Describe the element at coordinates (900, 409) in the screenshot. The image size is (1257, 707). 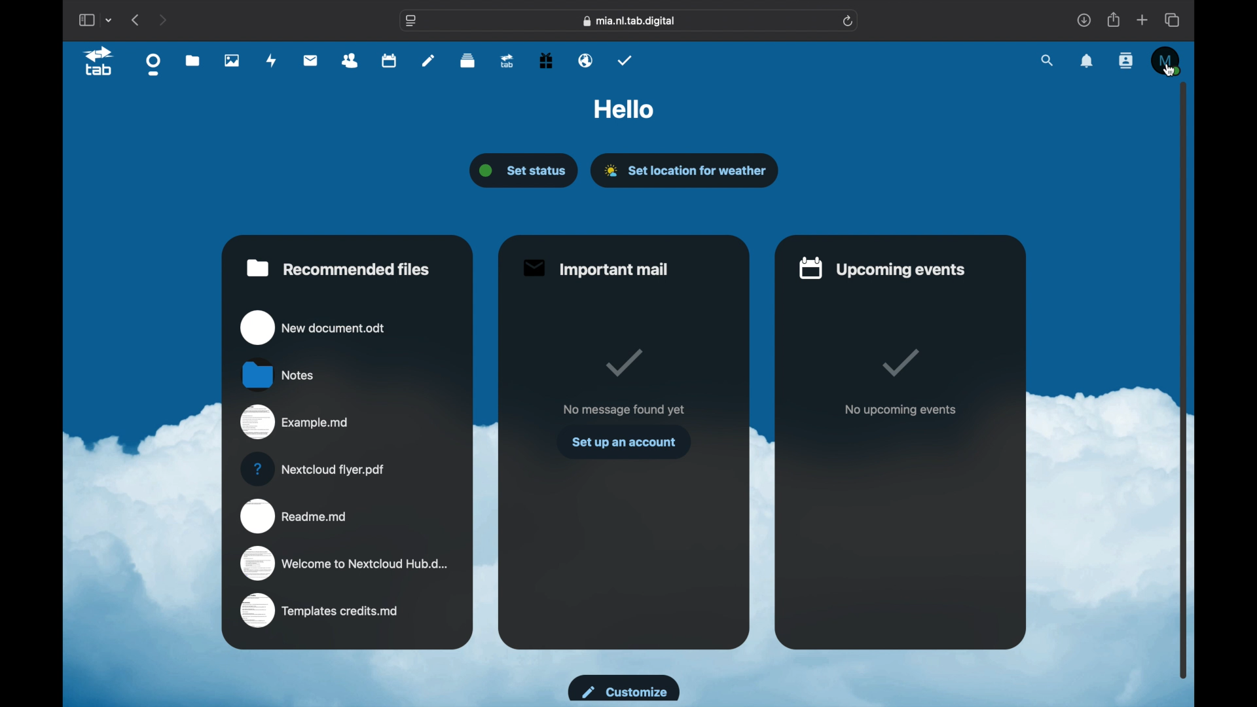
I see `no upcoming events` at that location.